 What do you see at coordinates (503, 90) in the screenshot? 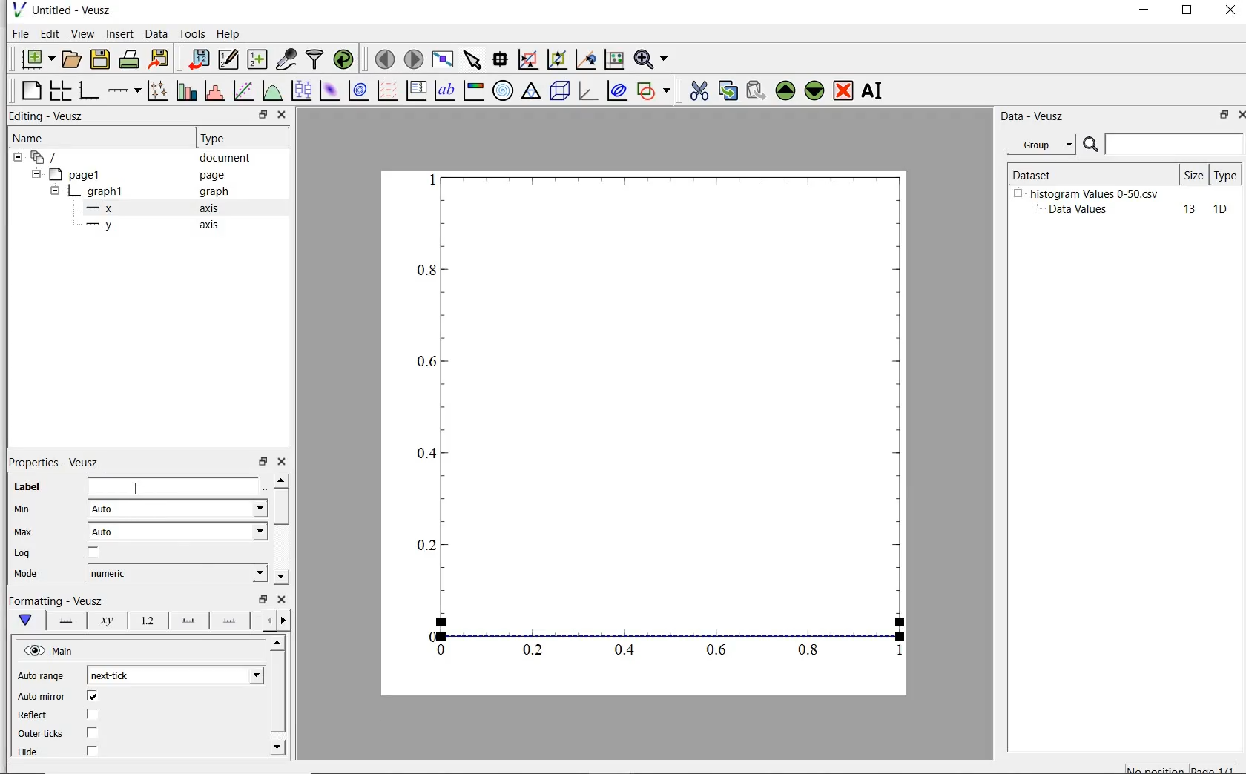
I see `polar graph` at bounding box center [503, 90].